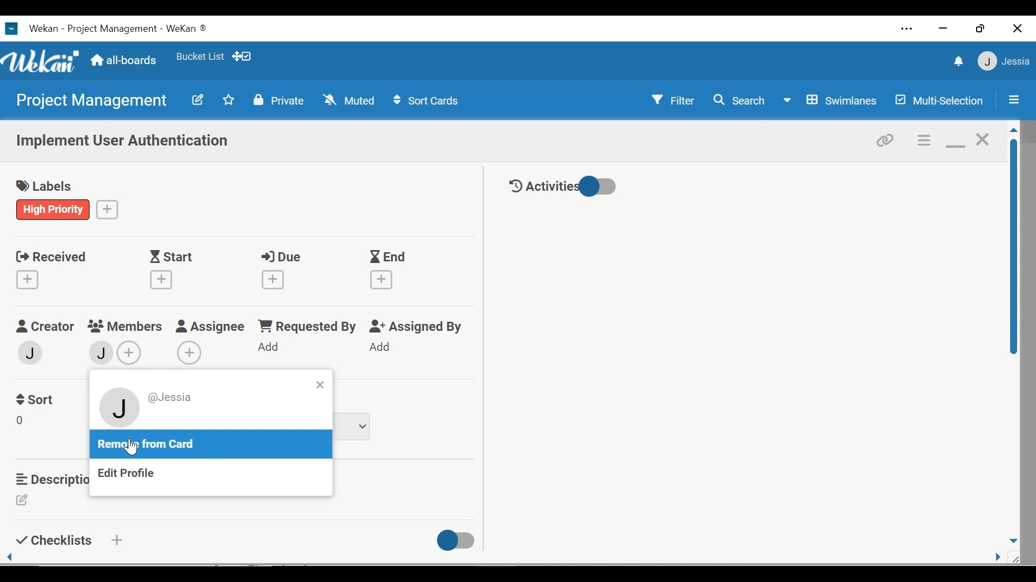 The height and width of the screenshot is (582, 1036). What do you see at coordinates (1012, 99) in the screenshot?
I see `open/close side pane` at bounding box center [1012, 99].